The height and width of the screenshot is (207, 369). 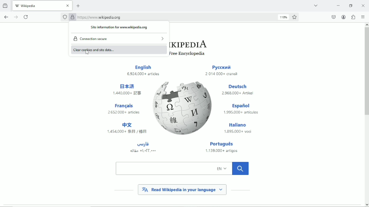 What do you see at coordinates (366, 72) in the screenshot?
I see `vertical scrollbar` at bounding box center [366, 72].